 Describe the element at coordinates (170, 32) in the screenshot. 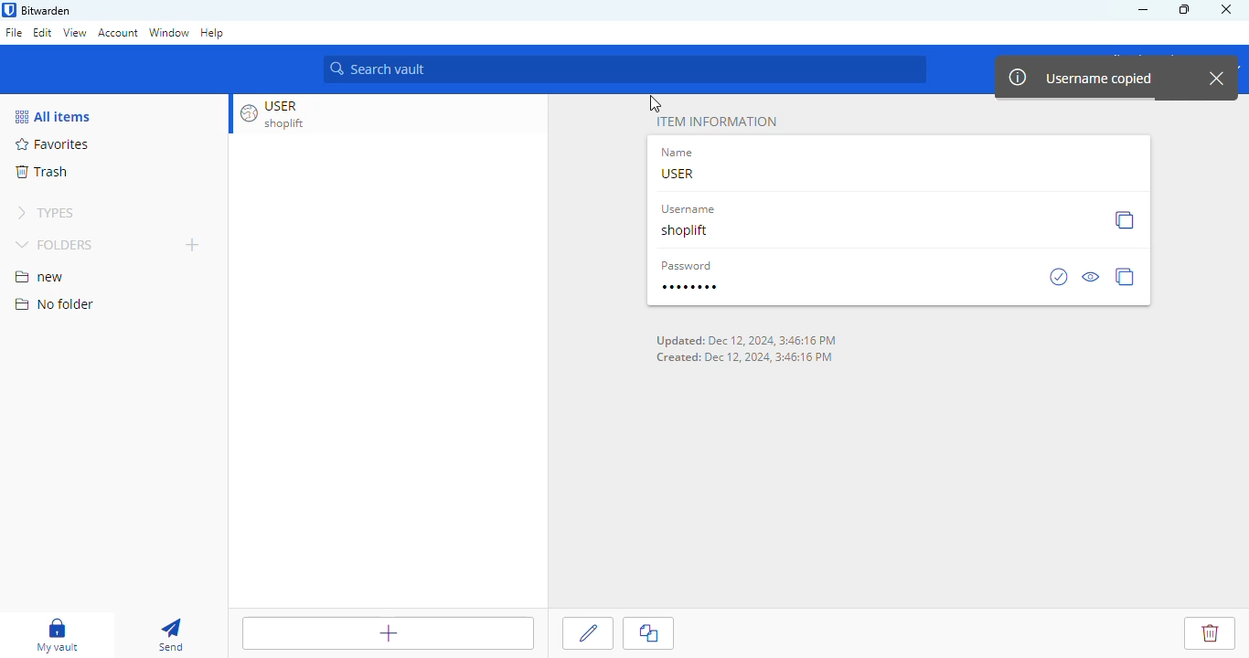

I see `window` at that location.